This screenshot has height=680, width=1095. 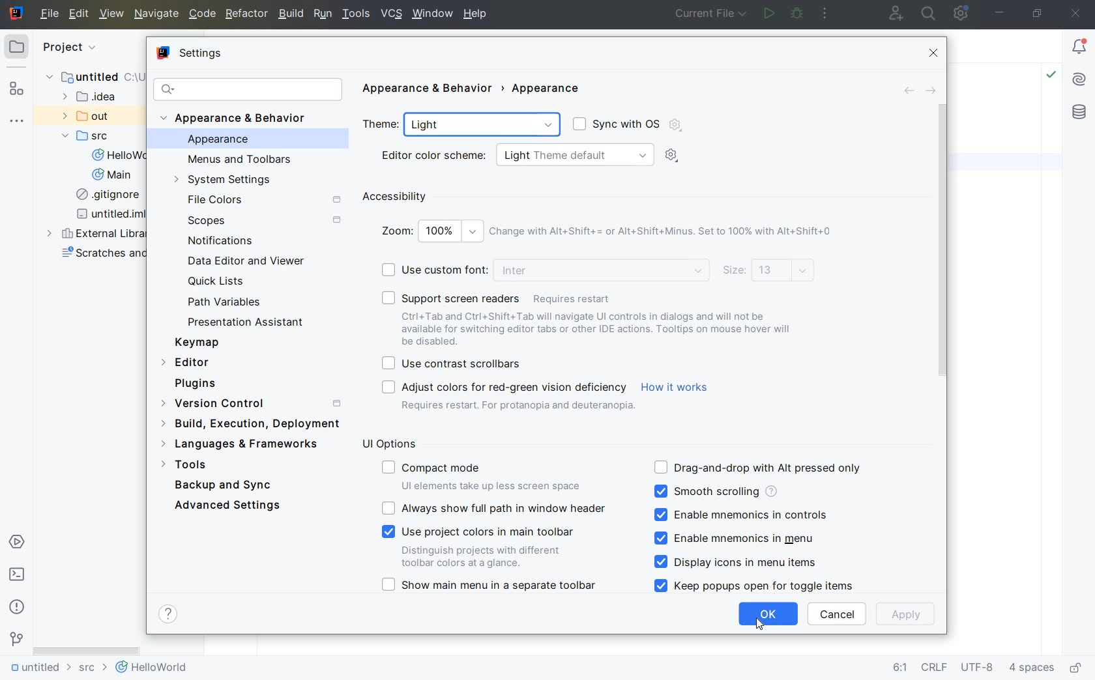 I want to click on NOTIFICATIONS, so click(x=218, y=241).